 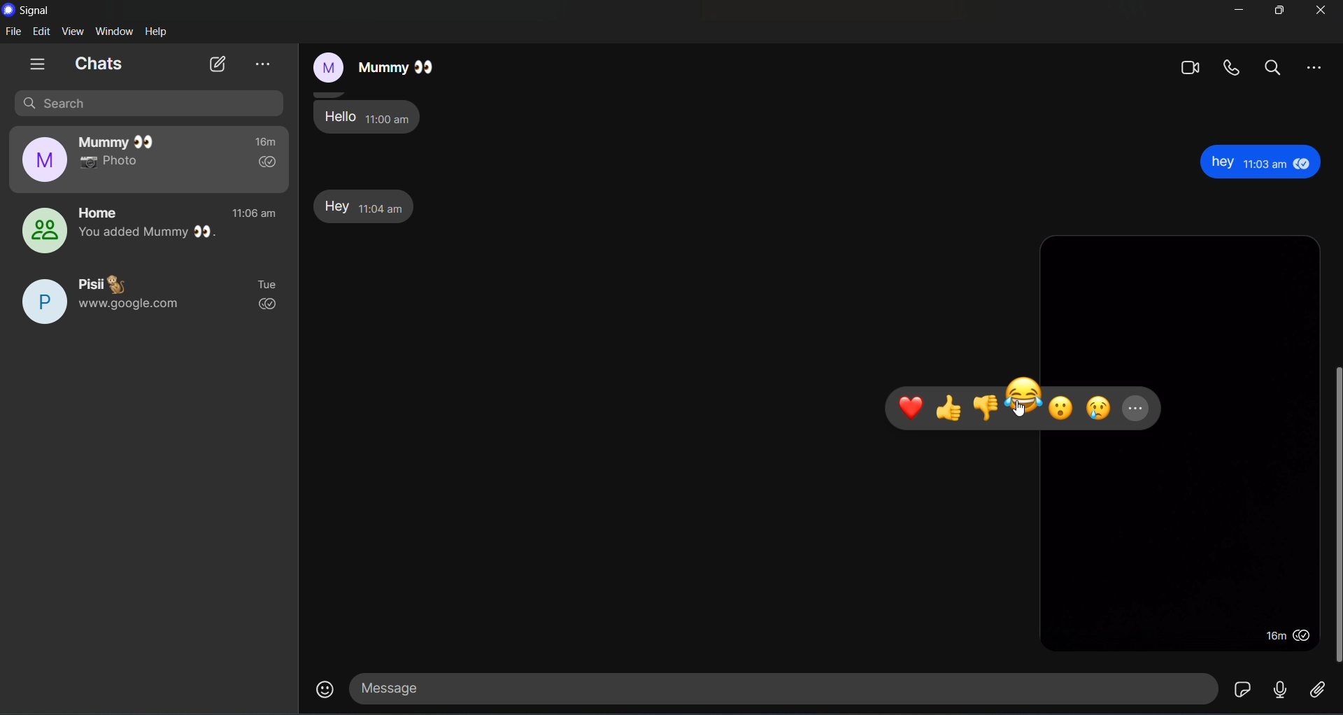 What do you see at coordinates (1279, 11) in the screenshot?
I see `maximize` at bounding box center [1279, 11].